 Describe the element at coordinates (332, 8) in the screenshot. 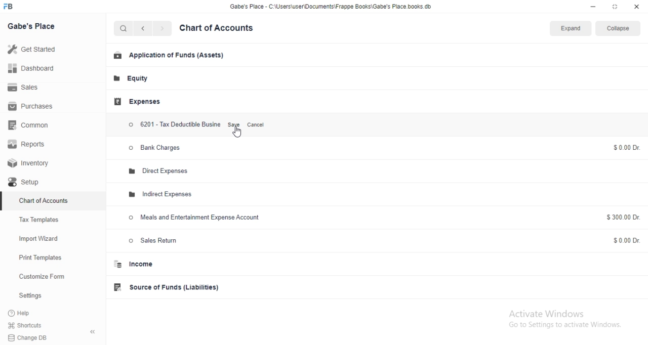

I see `Gabe's Place - C\Users\userDocuments\Frappe Books\Gabe's Place.books.db.` at that location.